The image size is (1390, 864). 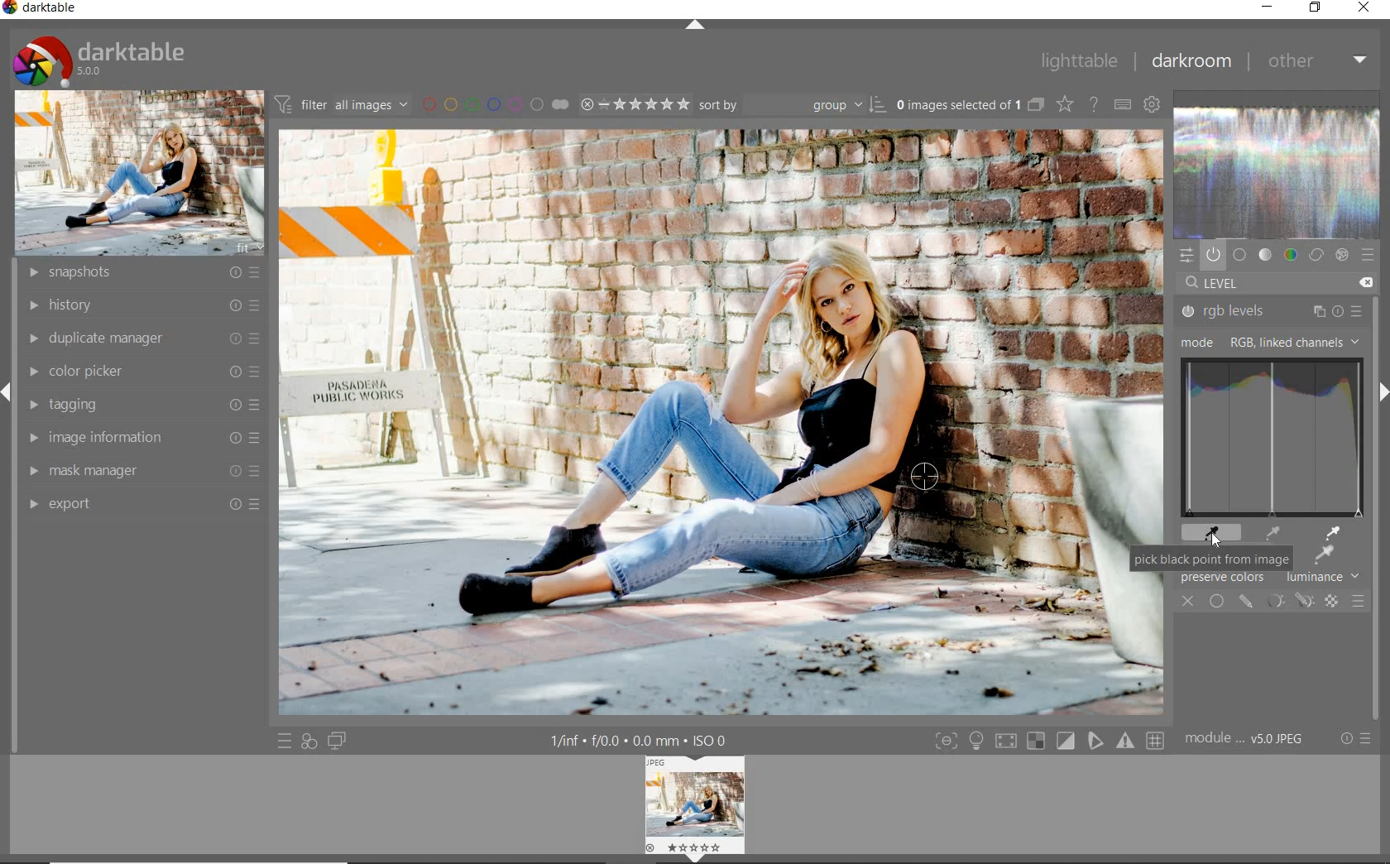 What do you see at coordinates (793, 105) in the screenshot?
I see `Sort` at bounding box center [793, 105].